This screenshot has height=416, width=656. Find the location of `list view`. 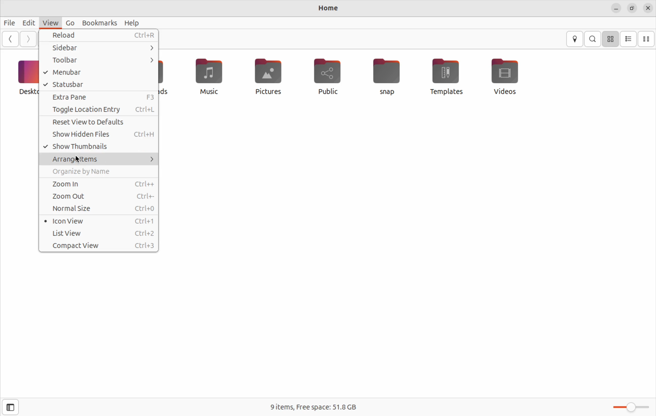

list view is located at coordinates (98, 233).